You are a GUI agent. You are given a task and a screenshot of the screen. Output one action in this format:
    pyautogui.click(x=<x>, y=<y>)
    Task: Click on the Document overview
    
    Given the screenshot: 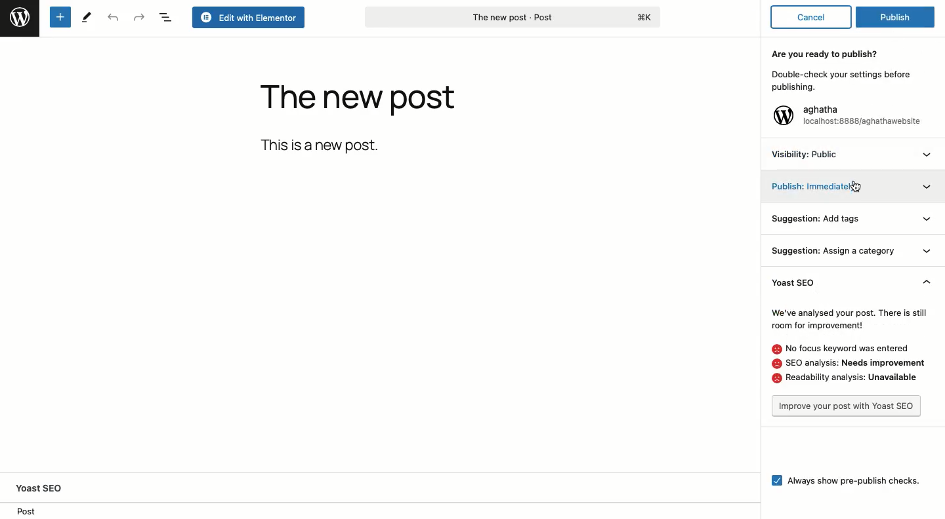 What is the action you would take?
    pyautogui.click(x=167, y=17)
    